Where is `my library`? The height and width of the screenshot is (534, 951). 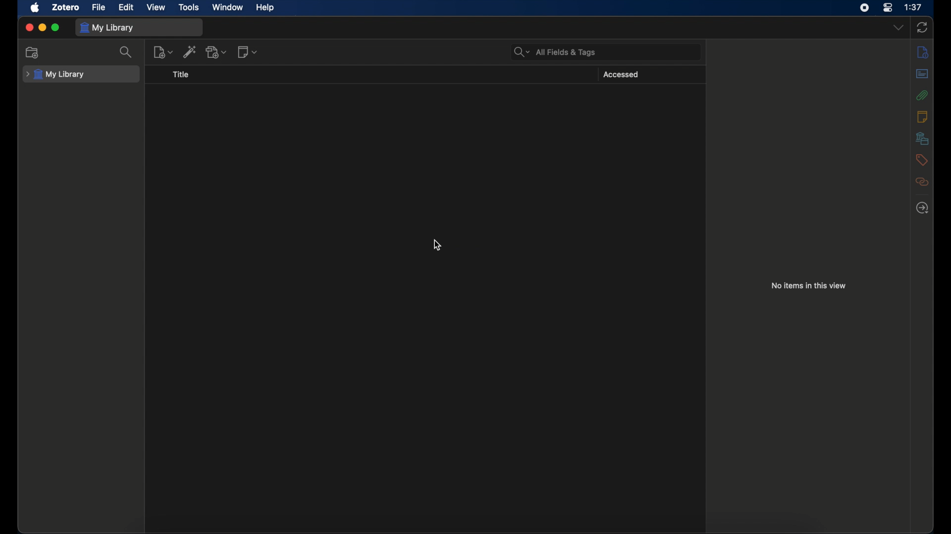
my library is located at coordinates (55, 75).